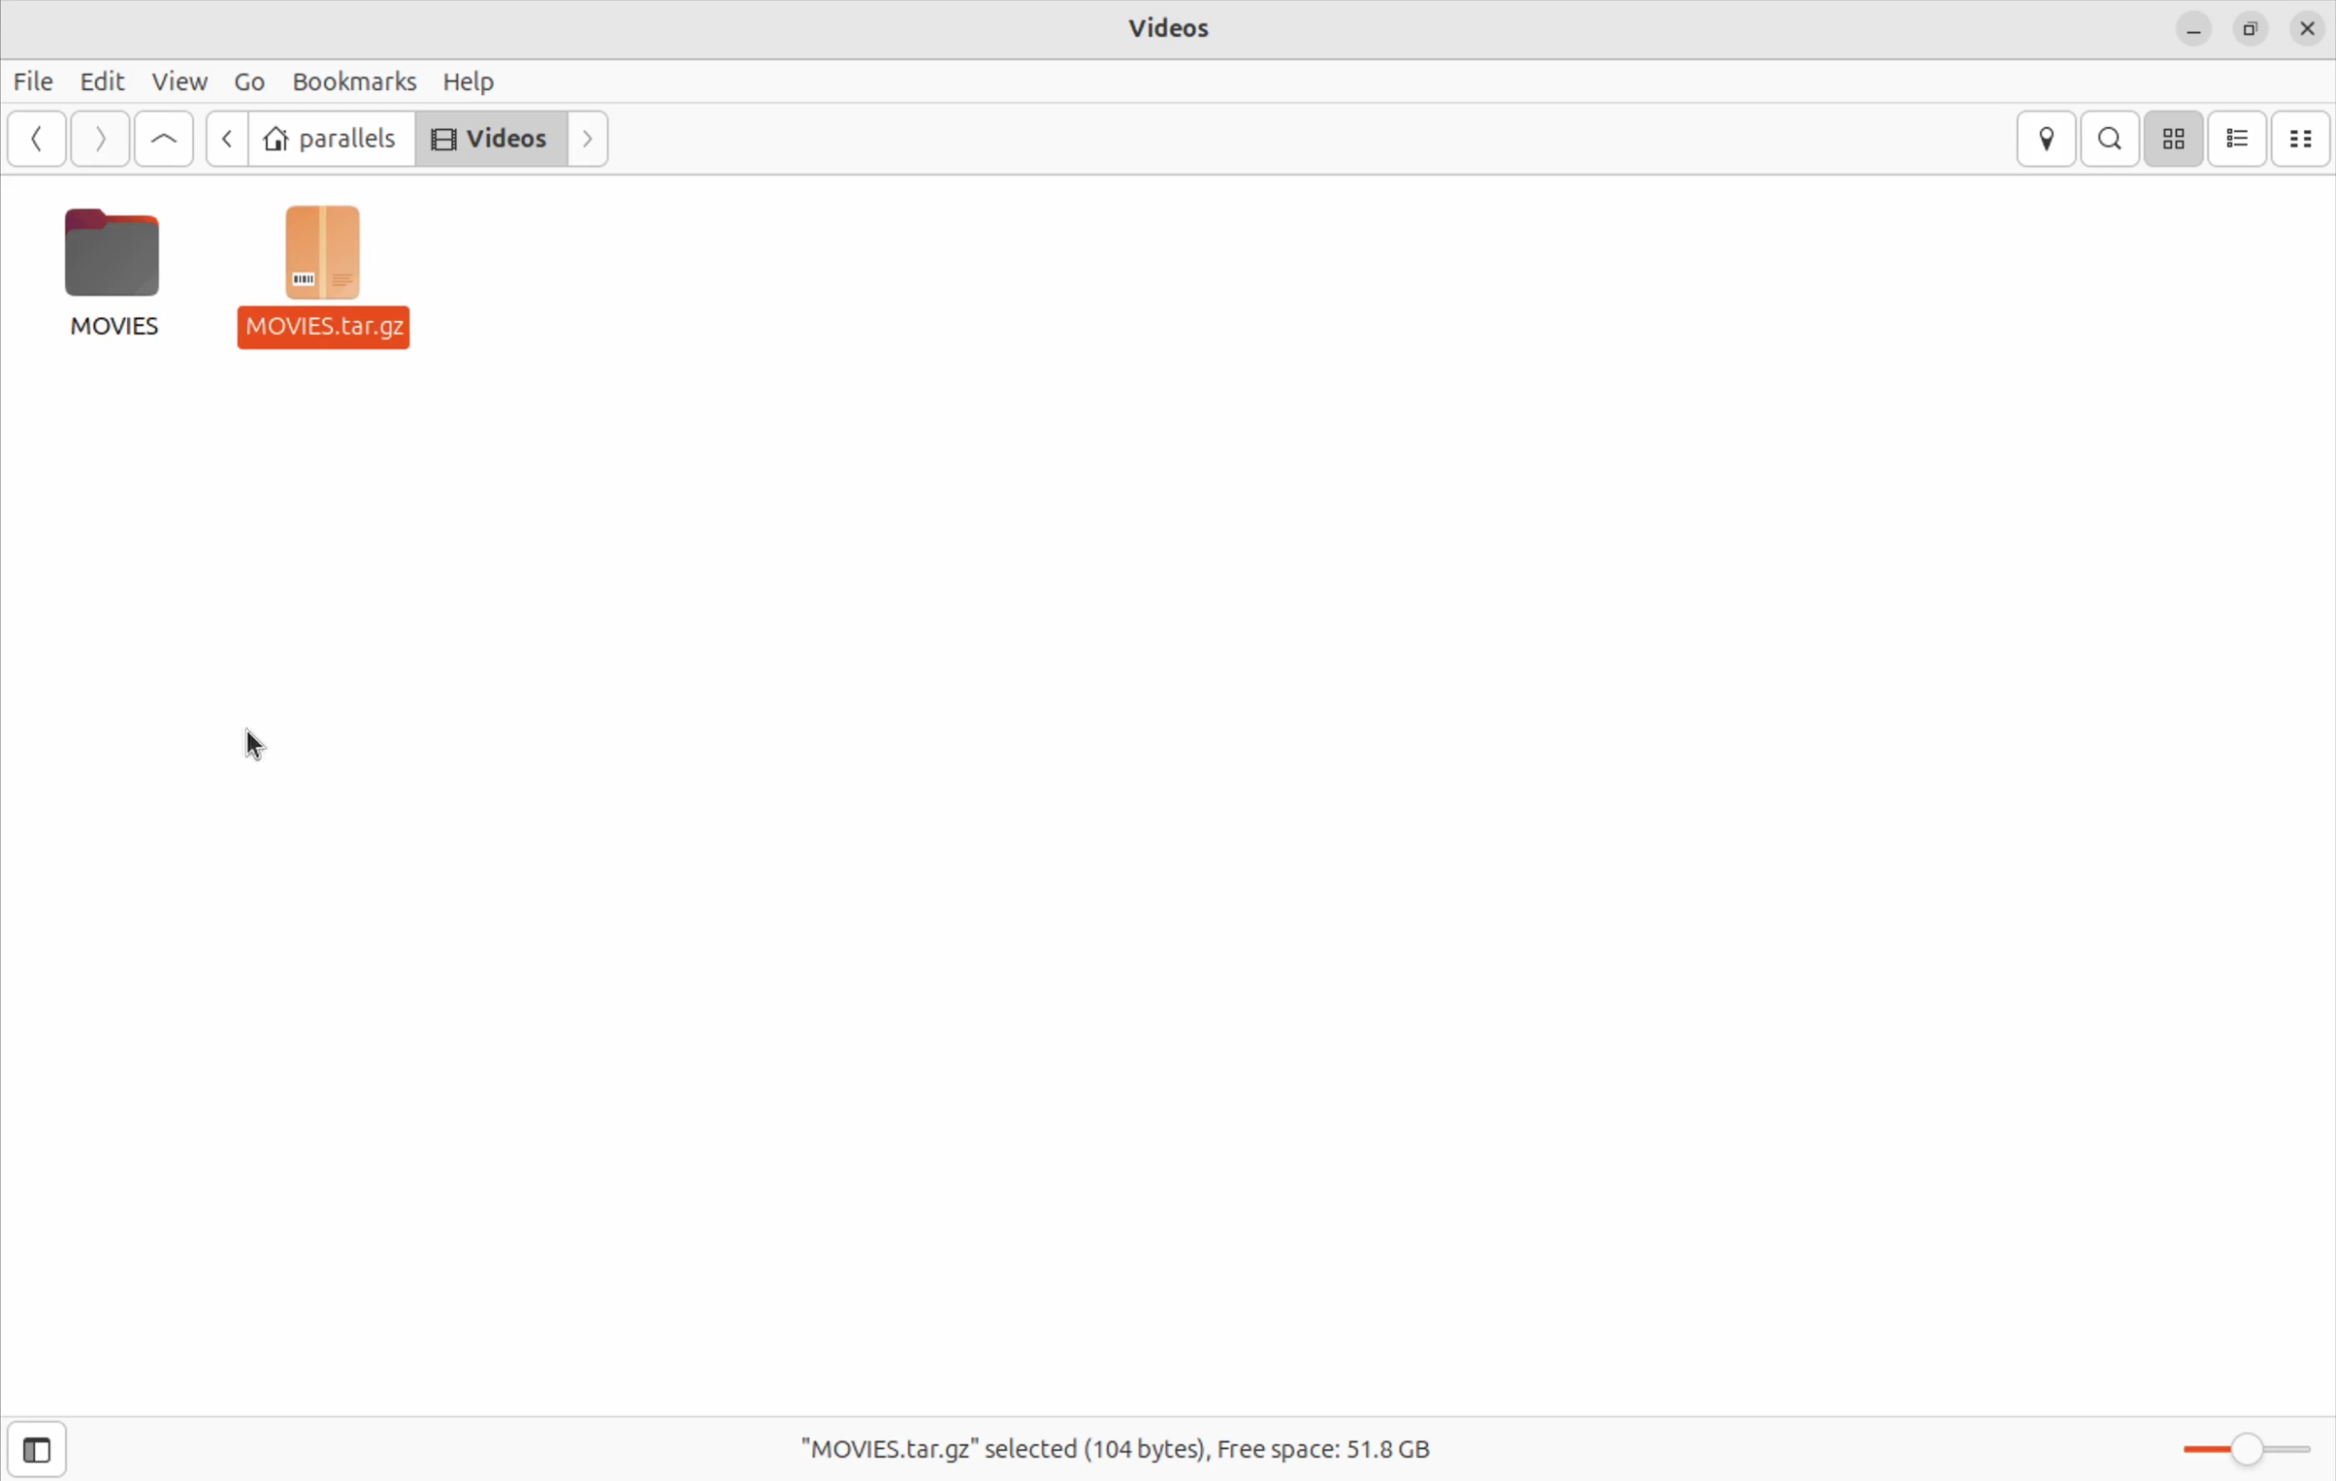 Image resolution: width=2336 pixels, height=1481 pixels. Describe the element at coordinates (38, 1448) in the screenshot. I see `show side bar` at that location.